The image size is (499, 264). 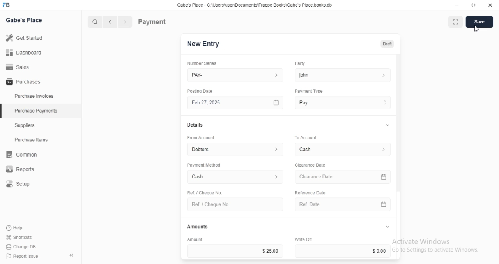 What do you see at coordinates (26, 21) in the screenshot?
I see `Gabe's Place` at bounding box center [26, 21].